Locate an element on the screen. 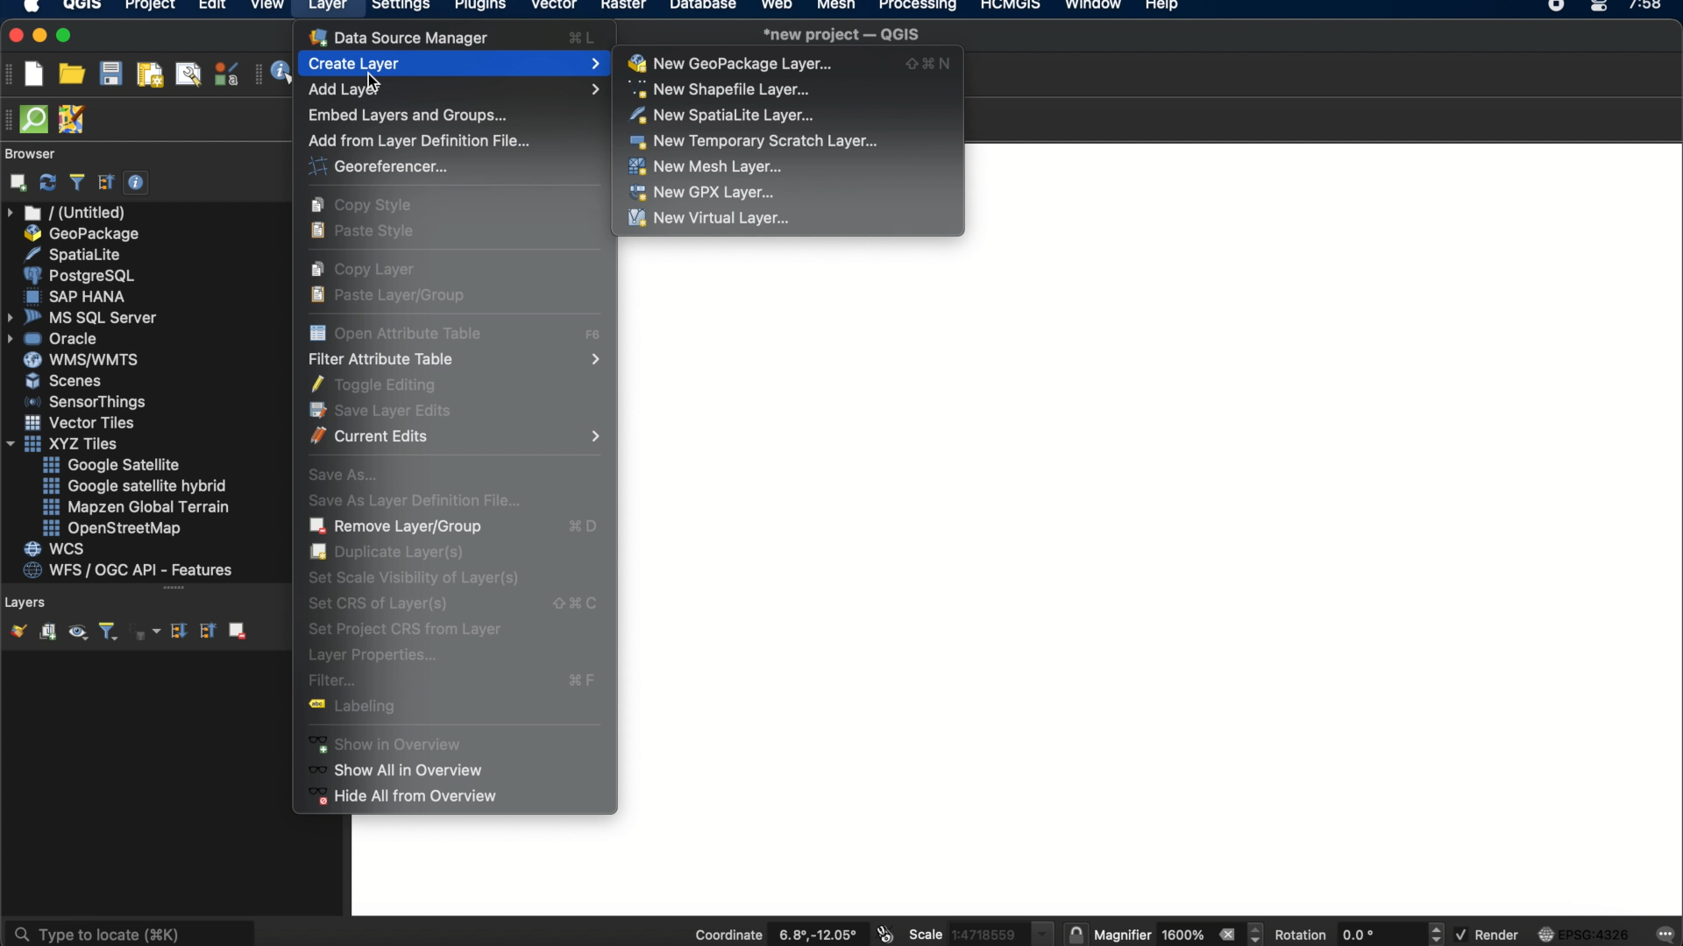  filter legend is located at coordinates (107, 632).